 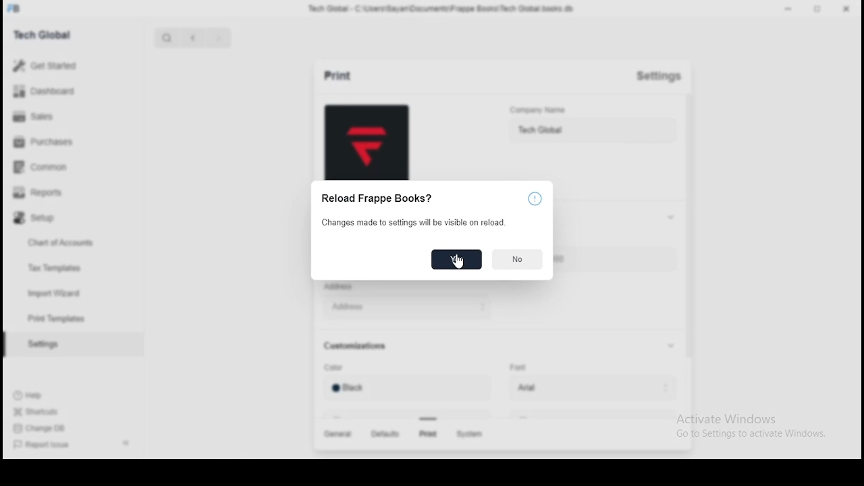 What do you see at coordinates (381, 200) in the screenshot?
I see `Reload Frappe Books?` at bounding box center [381, 200].